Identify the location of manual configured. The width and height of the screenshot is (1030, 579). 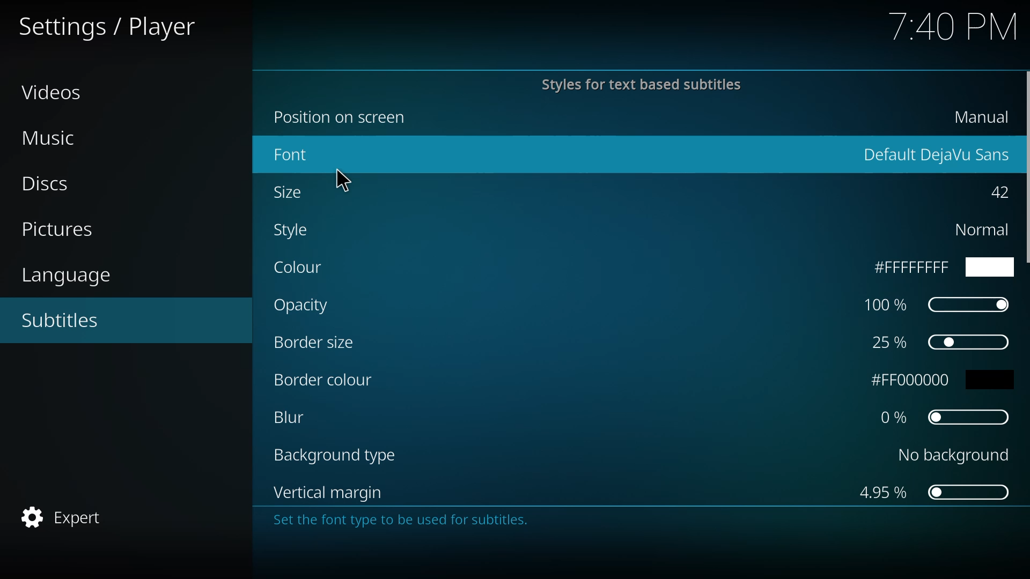
(973, 117).